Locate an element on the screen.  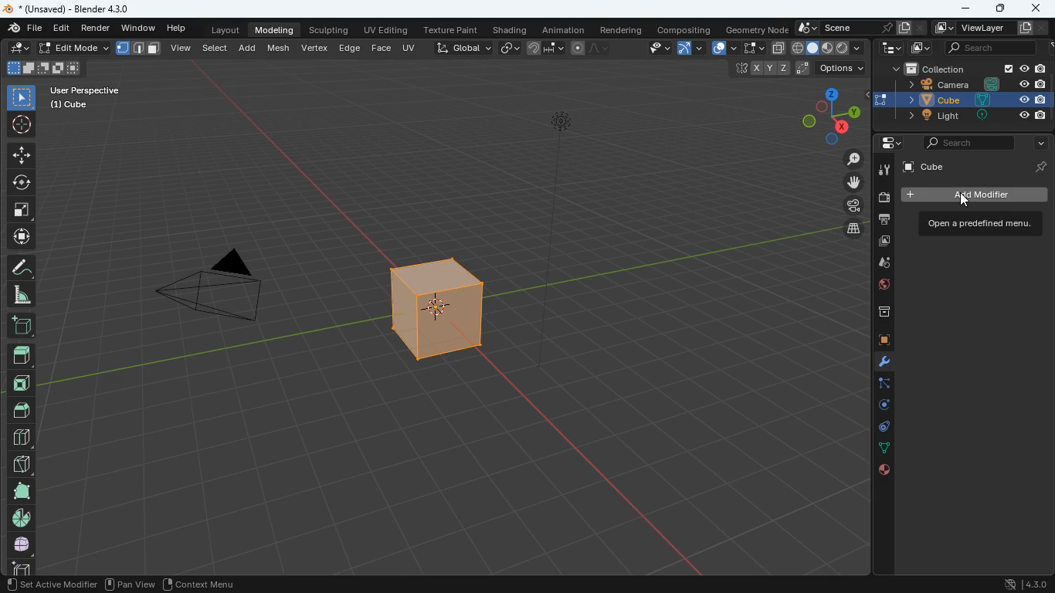
light is located at coordinates (971, 117).